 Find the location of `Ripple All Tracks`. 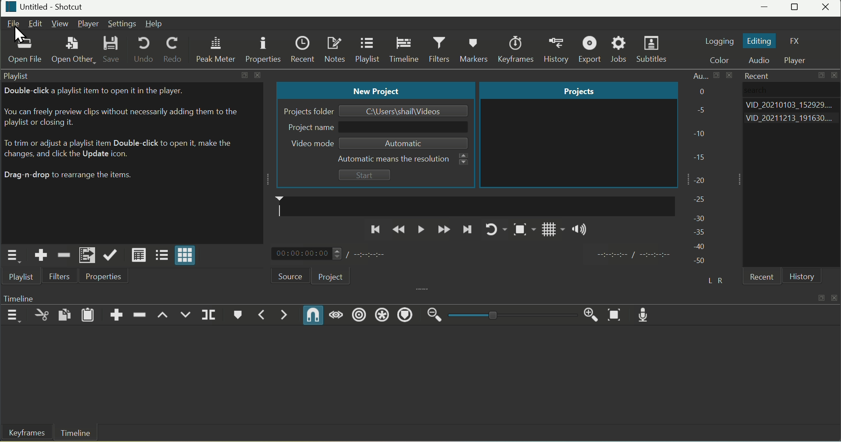

Ripple All Tracks is located at coordinates (381, 316).